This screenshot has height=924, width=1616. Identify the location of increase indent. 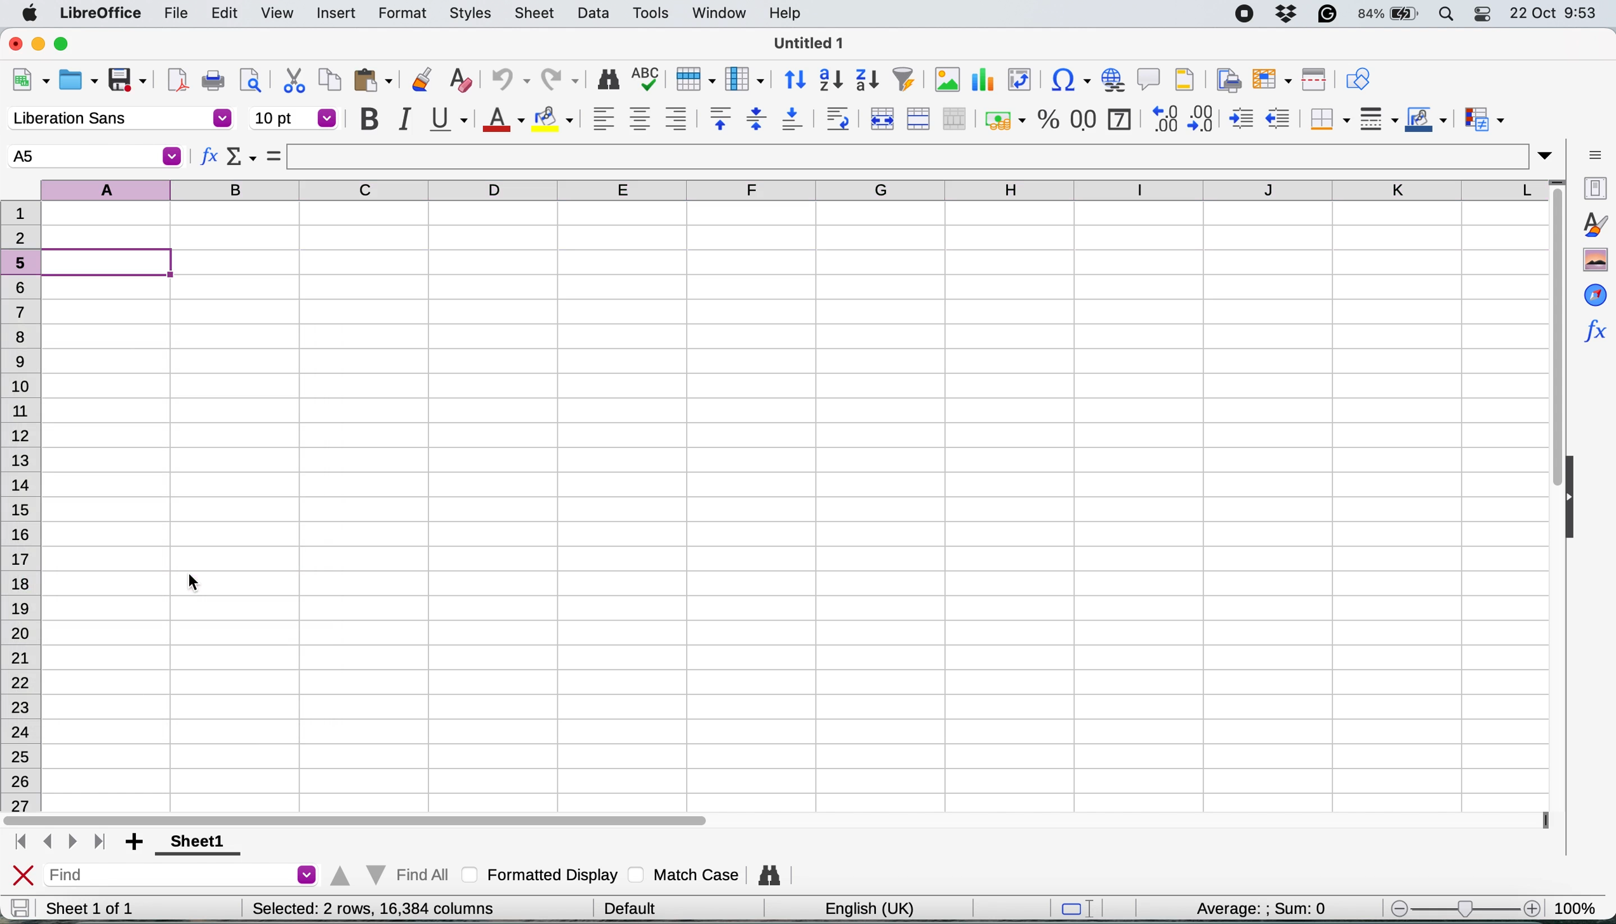
(1243, 119).